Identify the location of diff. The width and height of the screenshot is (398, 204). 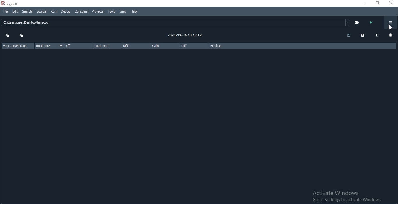
(136, 45).